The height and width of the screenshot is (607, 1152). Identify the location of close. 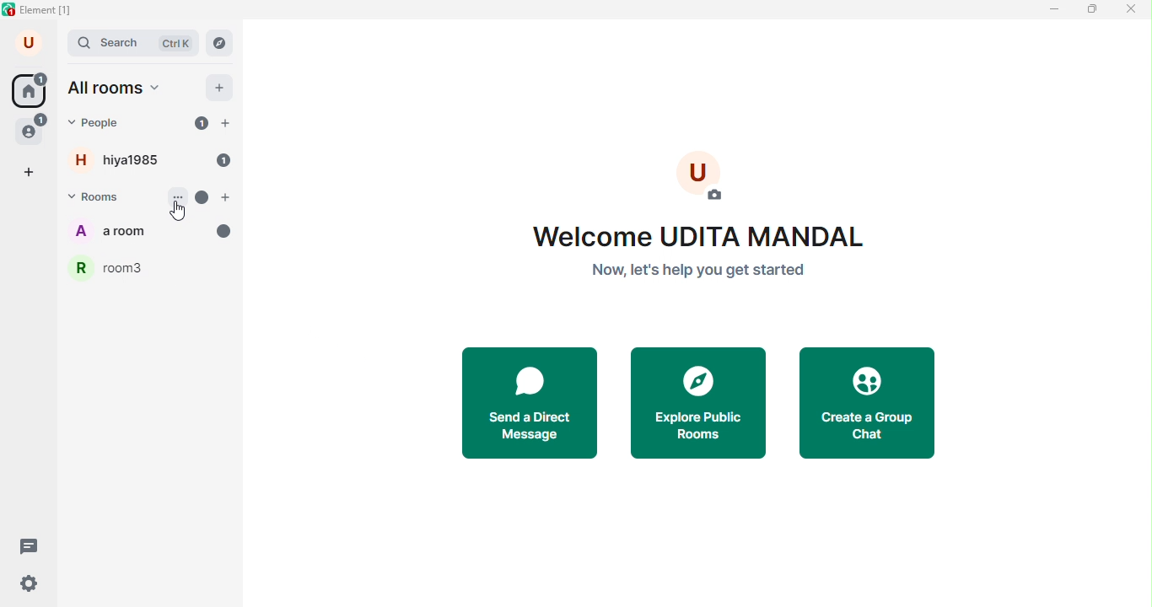
(1130, 10).